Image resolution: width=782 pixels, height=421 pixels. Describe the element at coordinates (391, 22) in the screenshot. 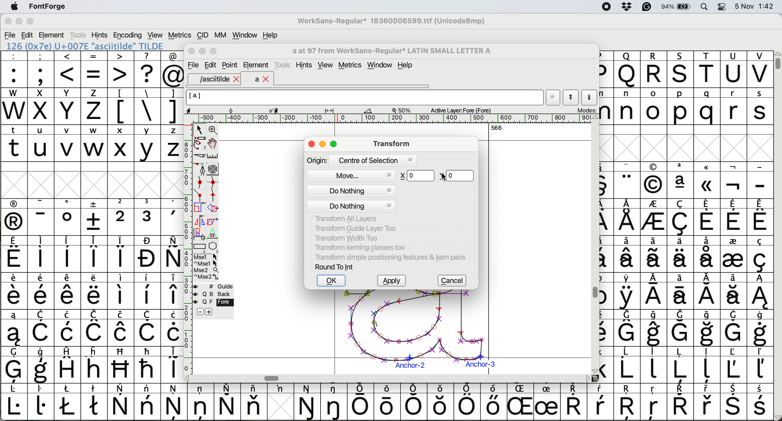

I see `WorkSans-Regular 18360006599.ttf (UnicodeBmp)` at that location.